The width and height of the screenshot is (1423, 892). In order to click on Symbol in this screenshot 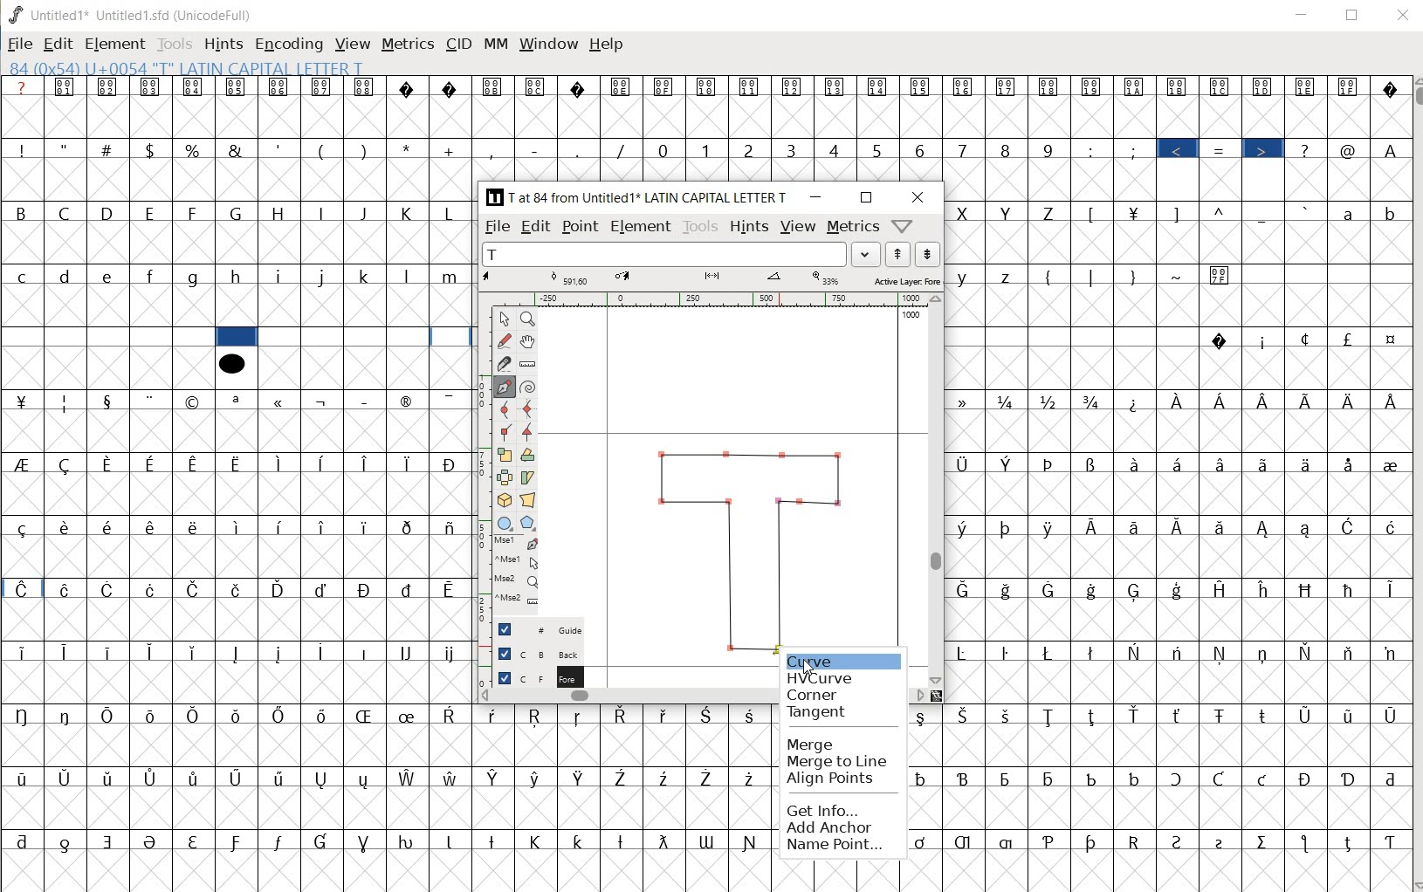, I will do `click(1007, 463)`.